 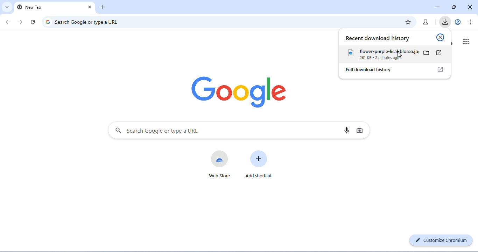 I want to click on account, so click(x=458, y=21).